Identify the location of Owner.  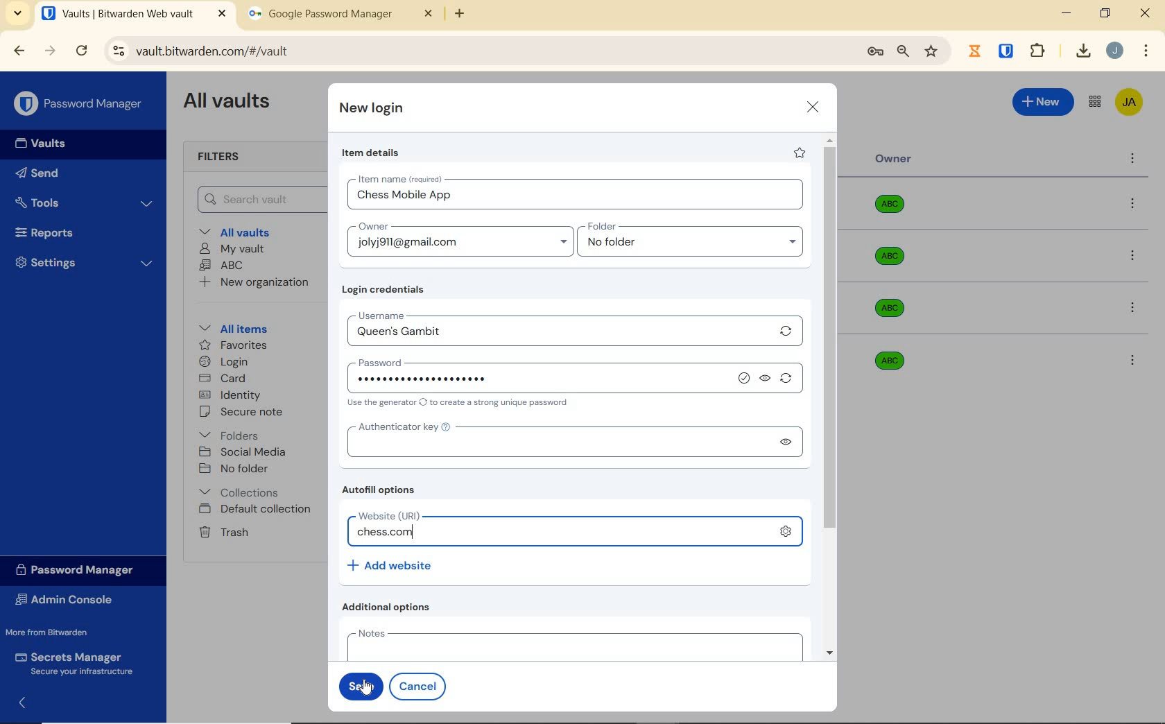
(894, 159).